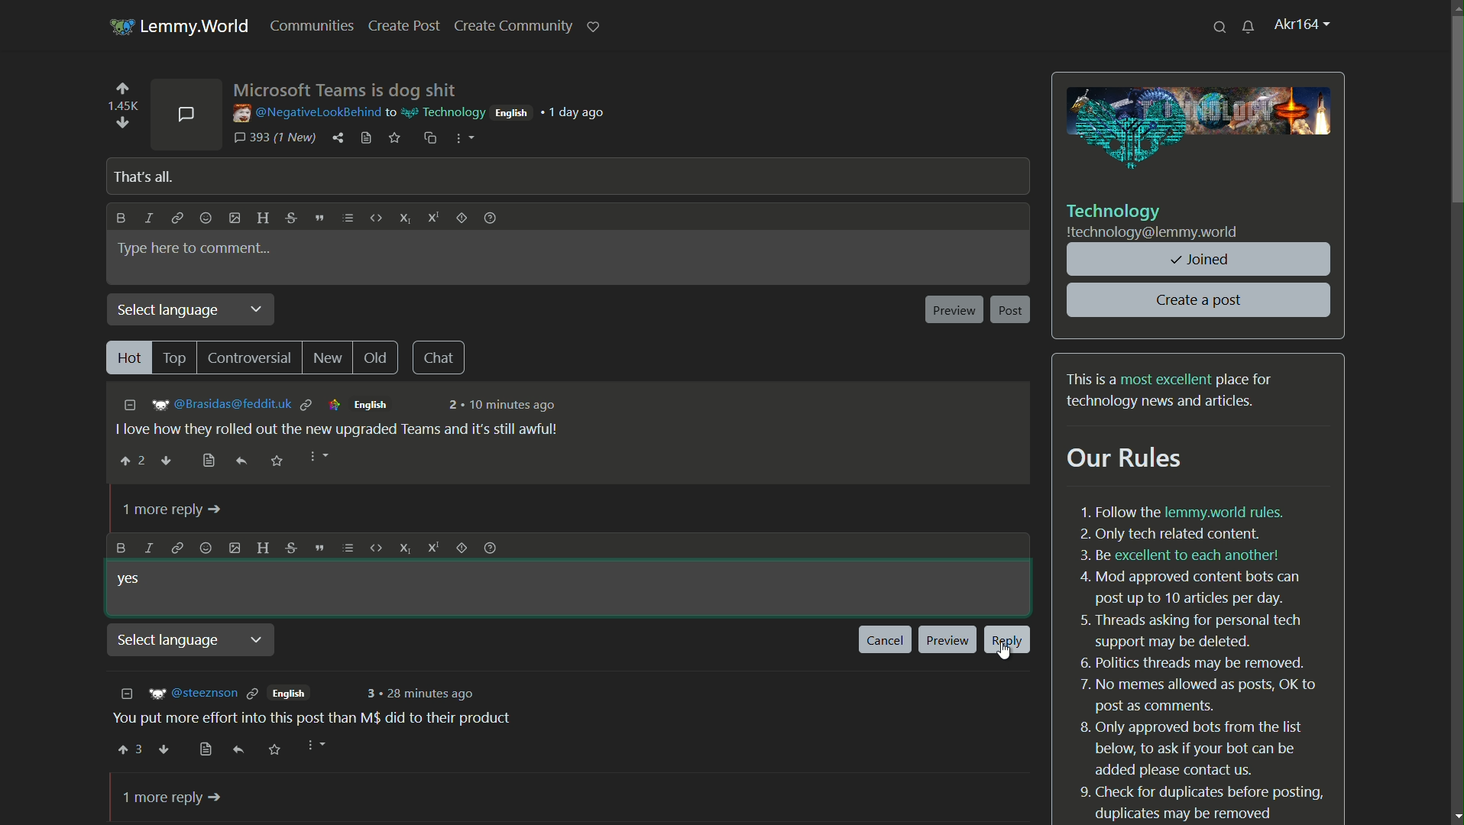 The height and width of the screenshot is (825, 1464). Describe the element at coordinates (235, 548) in the screenshot. I see `add image` at that location.